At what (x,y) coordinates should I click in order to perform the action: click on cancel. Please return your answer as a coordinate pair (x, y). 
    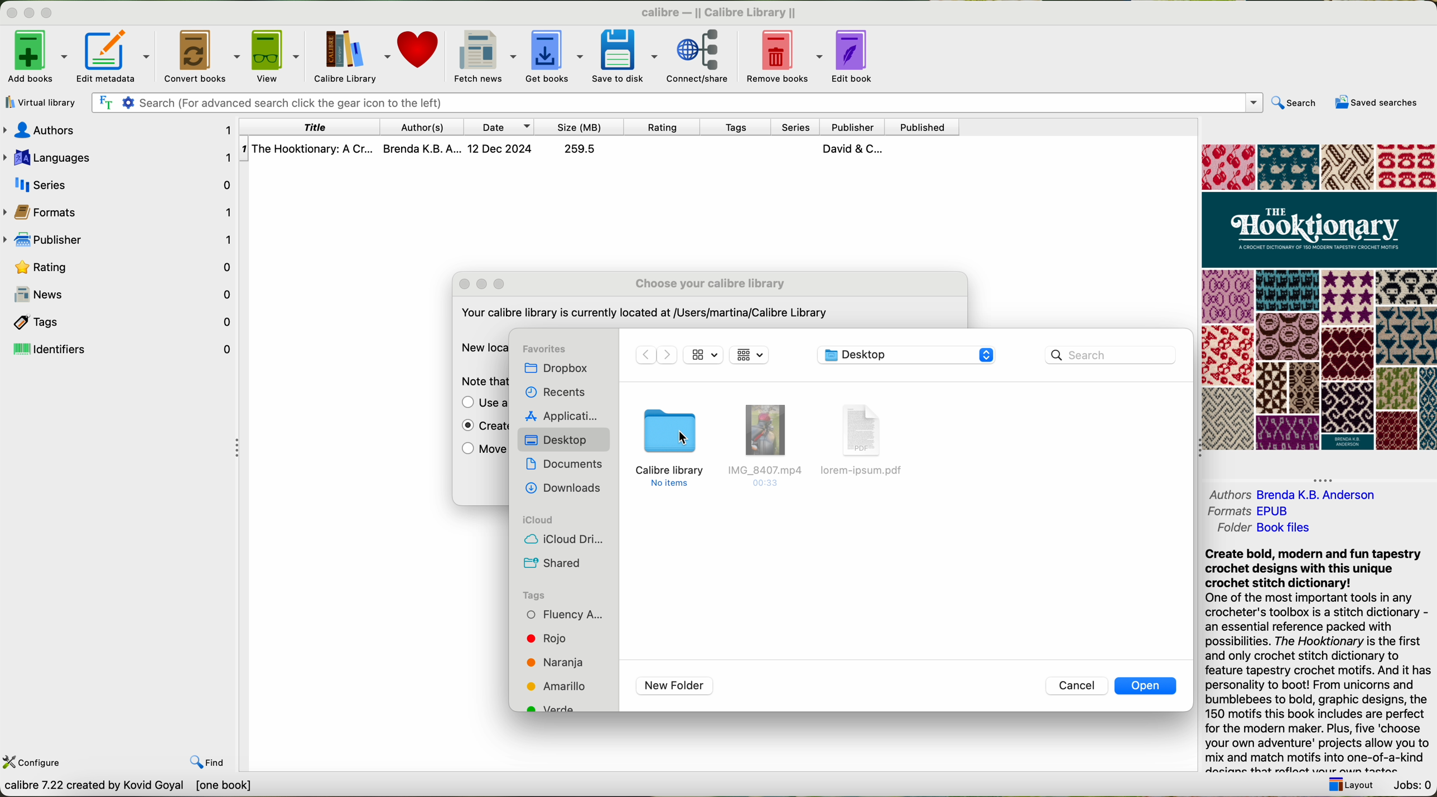
    Looking at the image, I should click on (1078, 685).